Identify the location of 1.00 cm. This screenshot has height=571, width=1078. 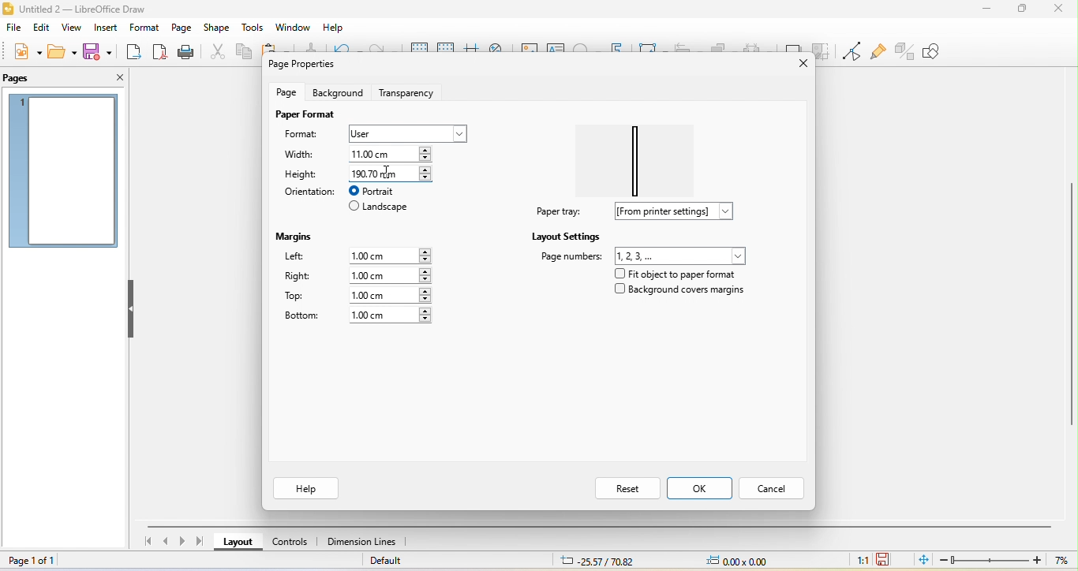
(390, 295).